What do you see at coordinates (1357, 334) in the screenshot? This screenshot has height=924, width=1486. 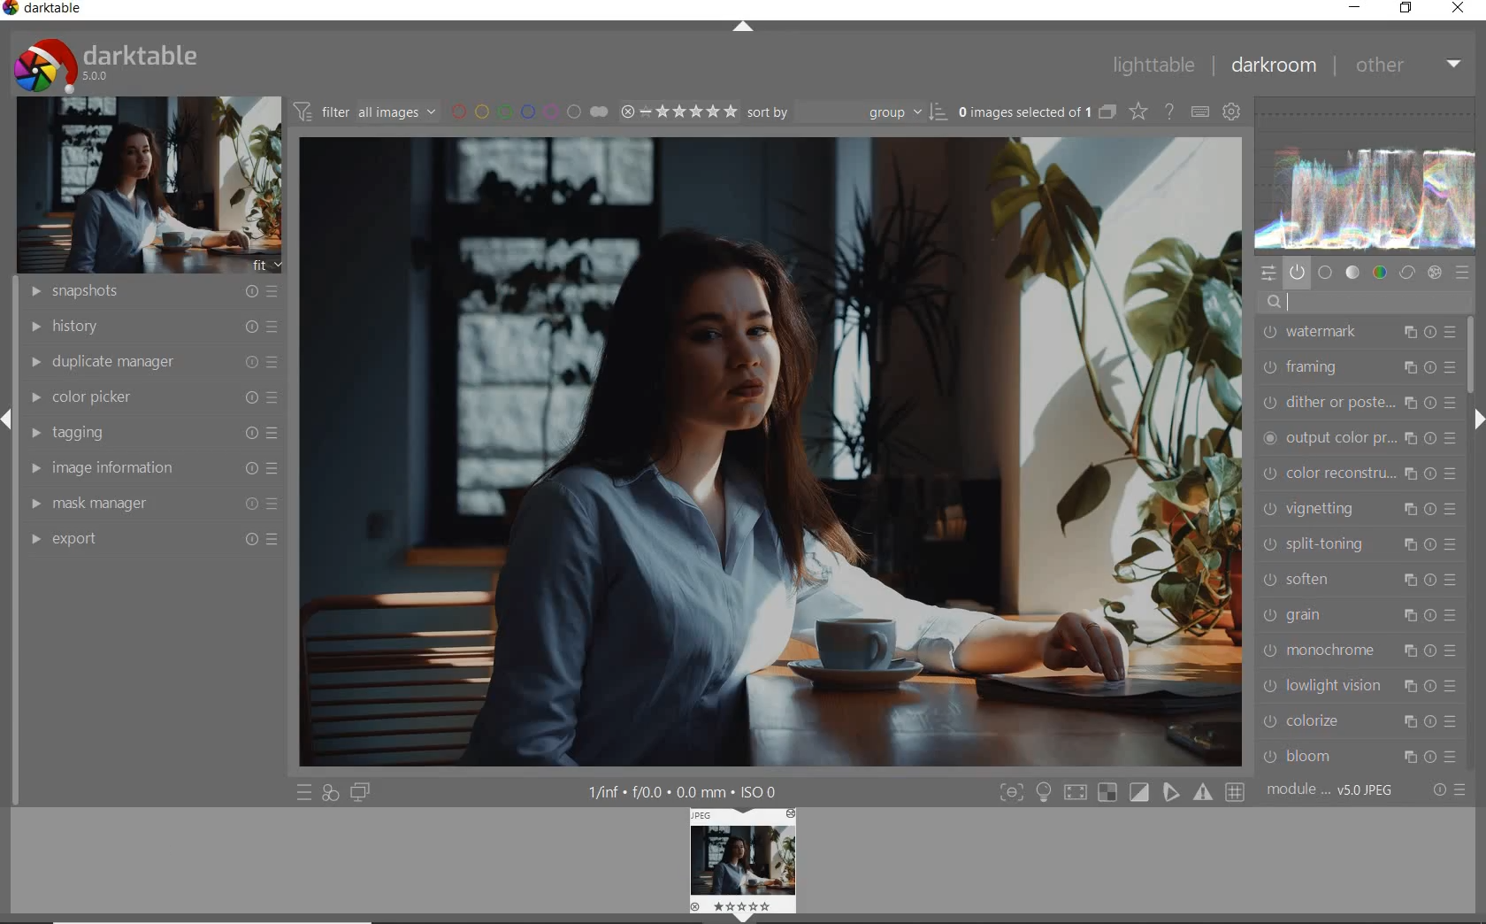 I see `watermark` at bounding box center [1357, 334].